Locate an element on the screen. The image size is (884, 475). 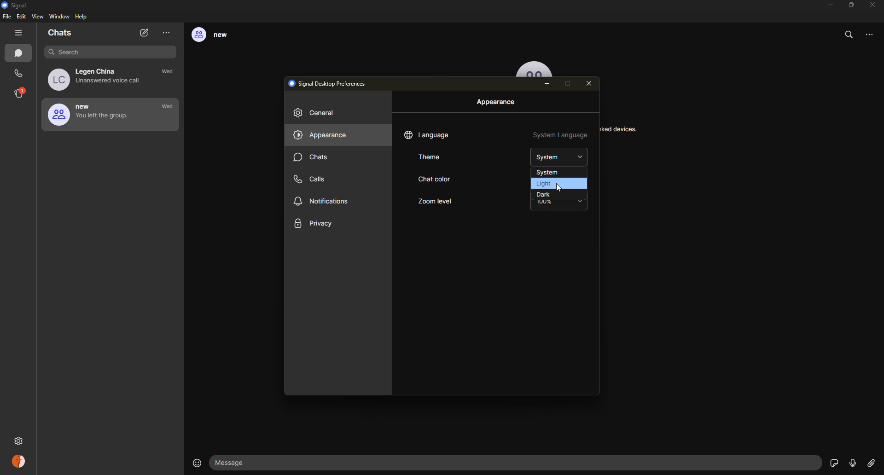
chats is located at coordinates (313, 158).